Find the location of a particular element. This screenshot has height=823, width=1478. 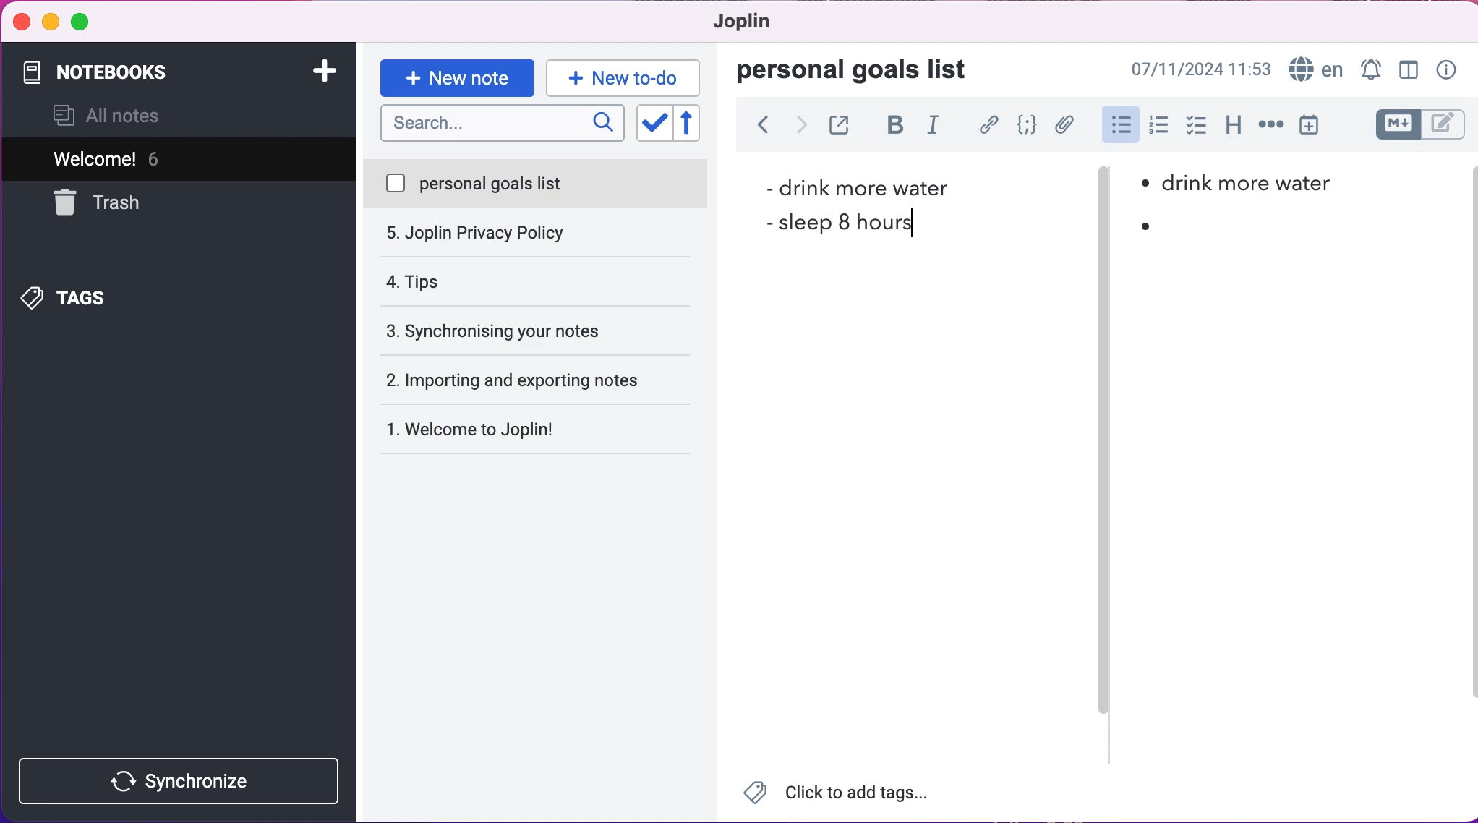

drink more water is located at coordinates (855, 187).